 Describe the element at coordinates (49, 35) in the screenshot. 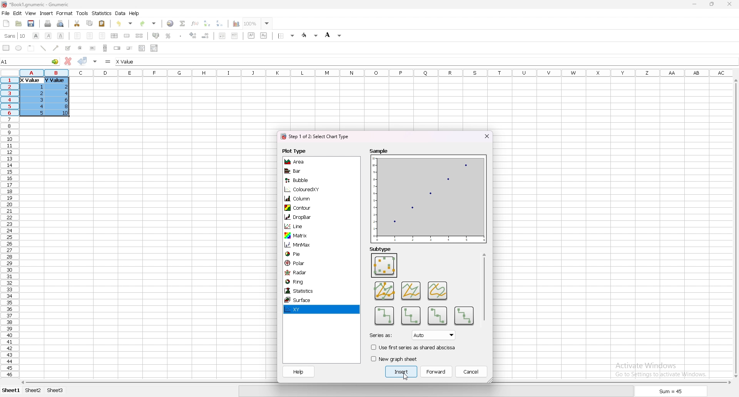

I see `italic` at that location.